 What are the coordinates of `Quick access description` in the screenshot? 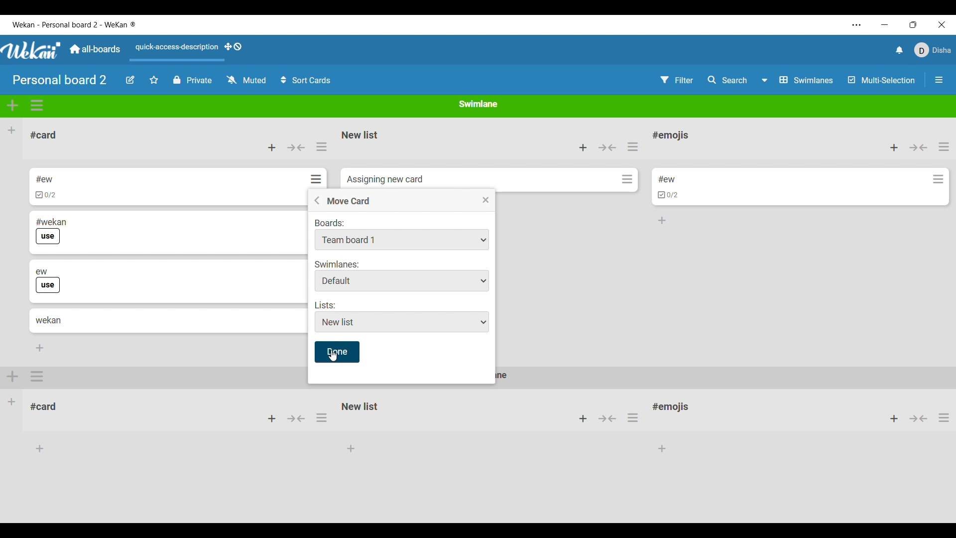 It's located at (174, 51).